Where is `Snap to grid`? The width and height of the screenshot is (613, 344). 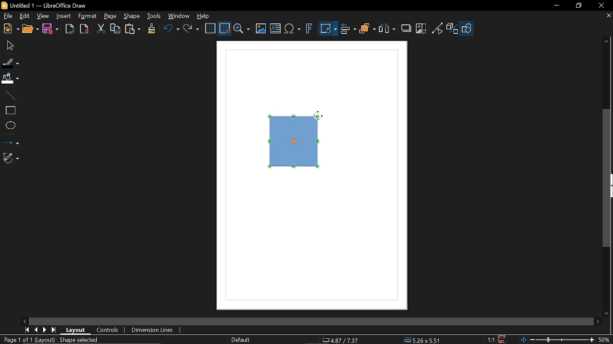
Snap to grid is located at coordinates (225, 29).